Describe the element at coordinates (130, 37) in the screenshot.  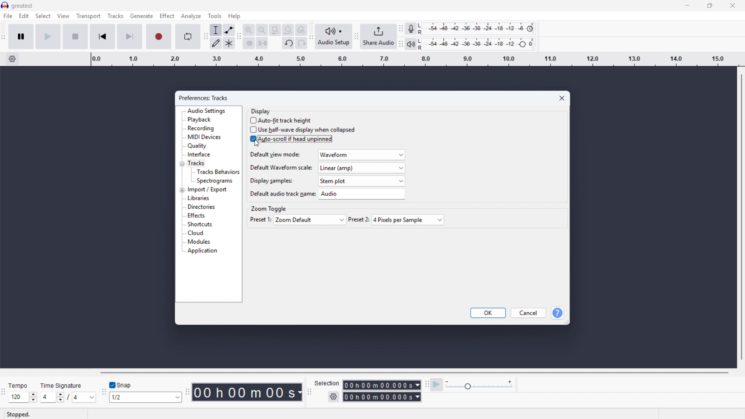
I see `Skip to end ` at that location.